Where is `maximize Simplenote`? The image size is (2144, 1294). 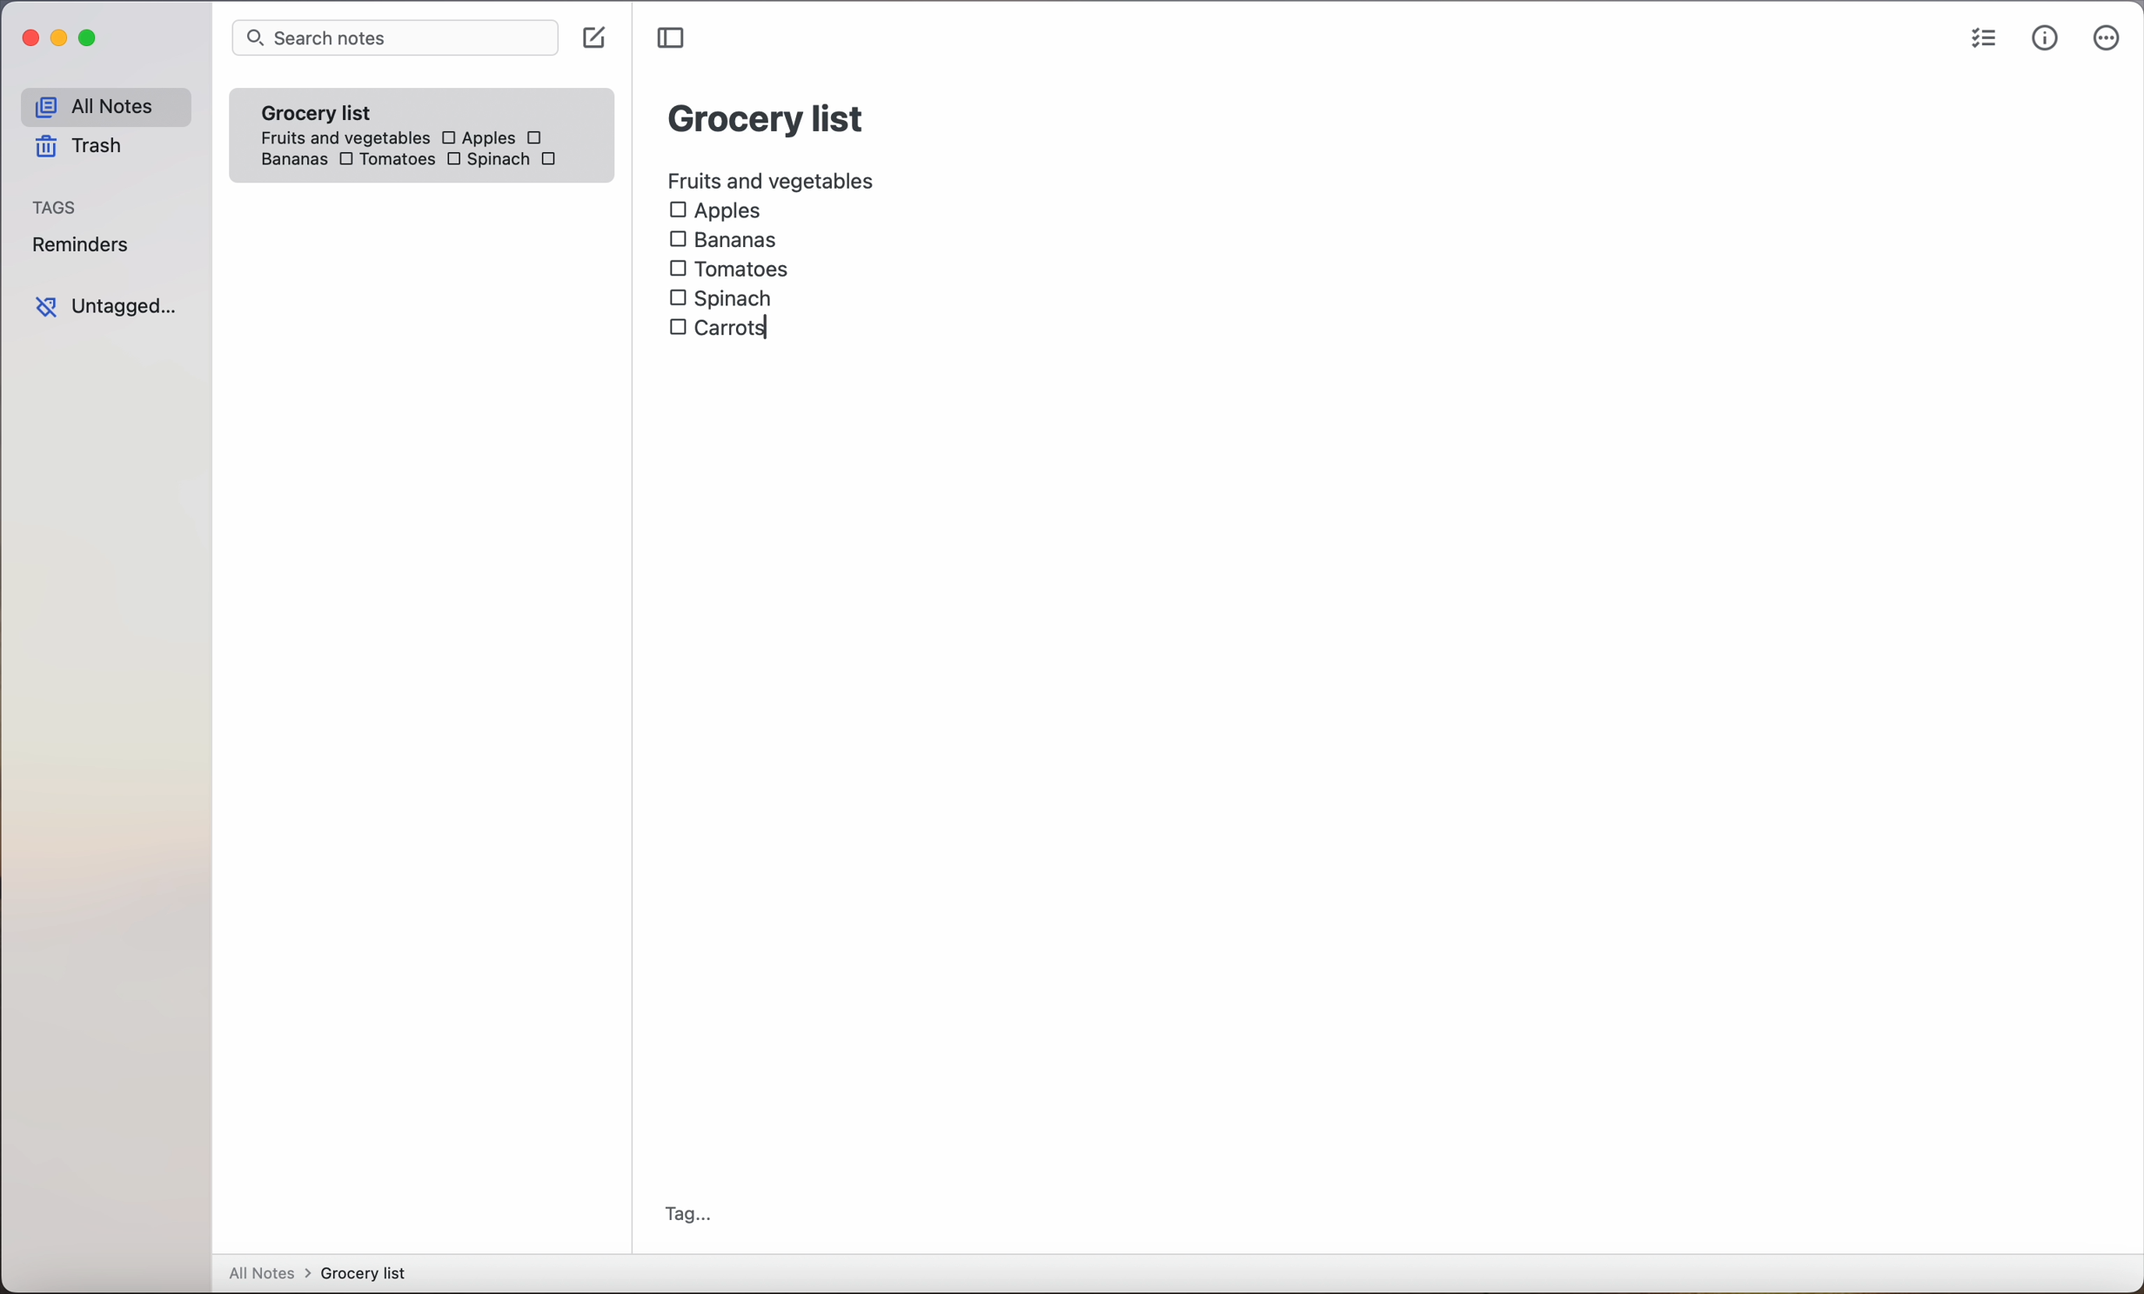
maximize Simplenote is located at coordinates (92, 40).